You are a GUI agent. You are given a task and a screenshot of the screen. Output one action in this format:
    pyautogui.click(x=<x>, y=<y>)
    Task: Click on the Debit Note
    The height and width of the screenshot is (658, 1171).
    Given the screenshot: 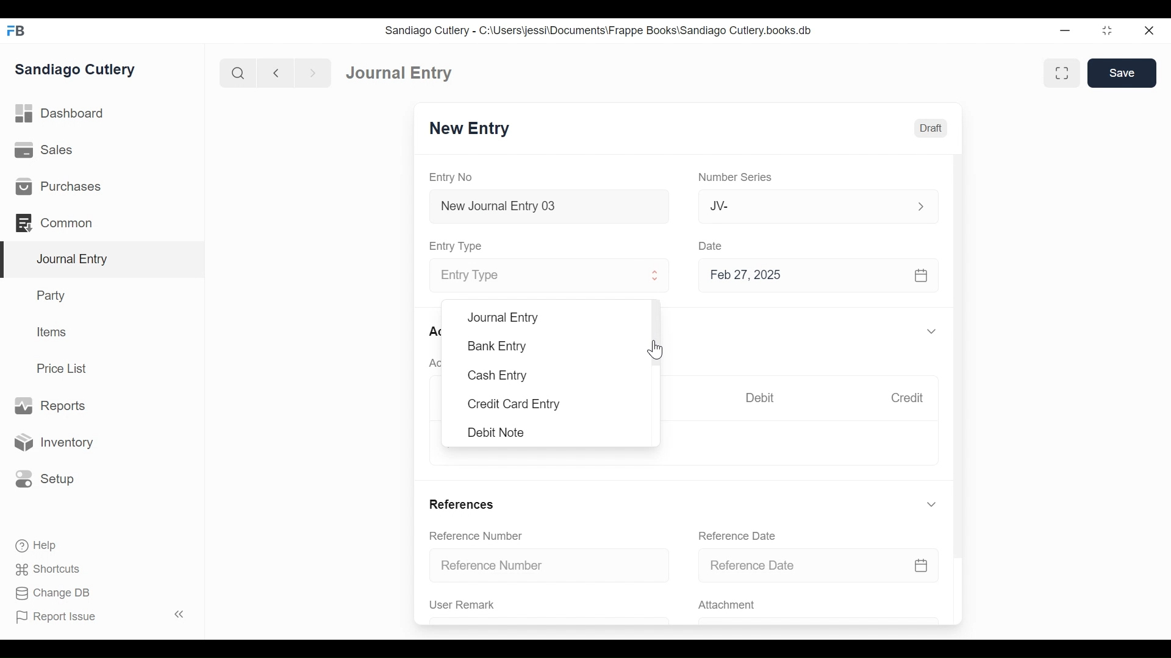 What is the action you would take?
    pyautogui.click(x=500, y=433)
    